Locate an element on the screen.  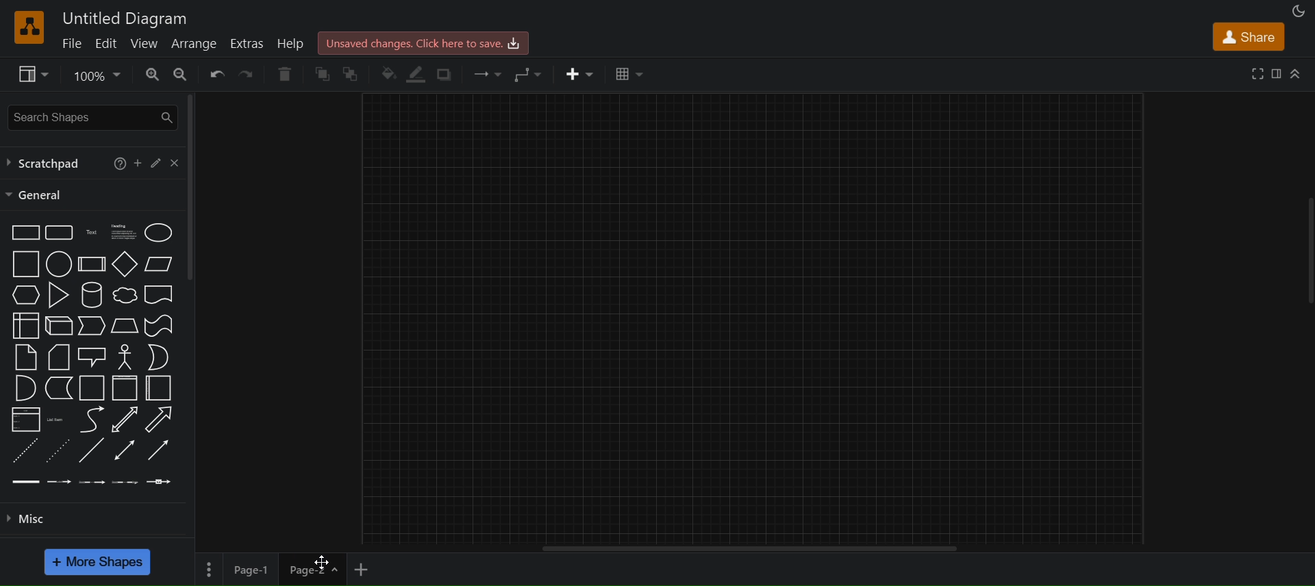
share is located at coordinates (1250, 35).